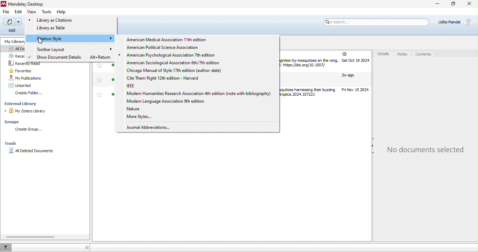 This screenshot has height=252, width=478. Describe the element at coordinates (47, 13) in the screenshot. I see `tools` at that location.